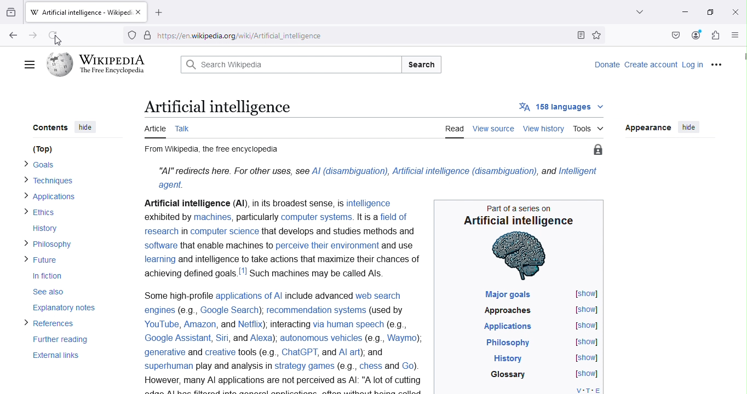 The height and width of the screenshot is (394, 747). Describe the element at coordinates (64, 309) in the screenshot. I see `Explanatory notes` at that location.